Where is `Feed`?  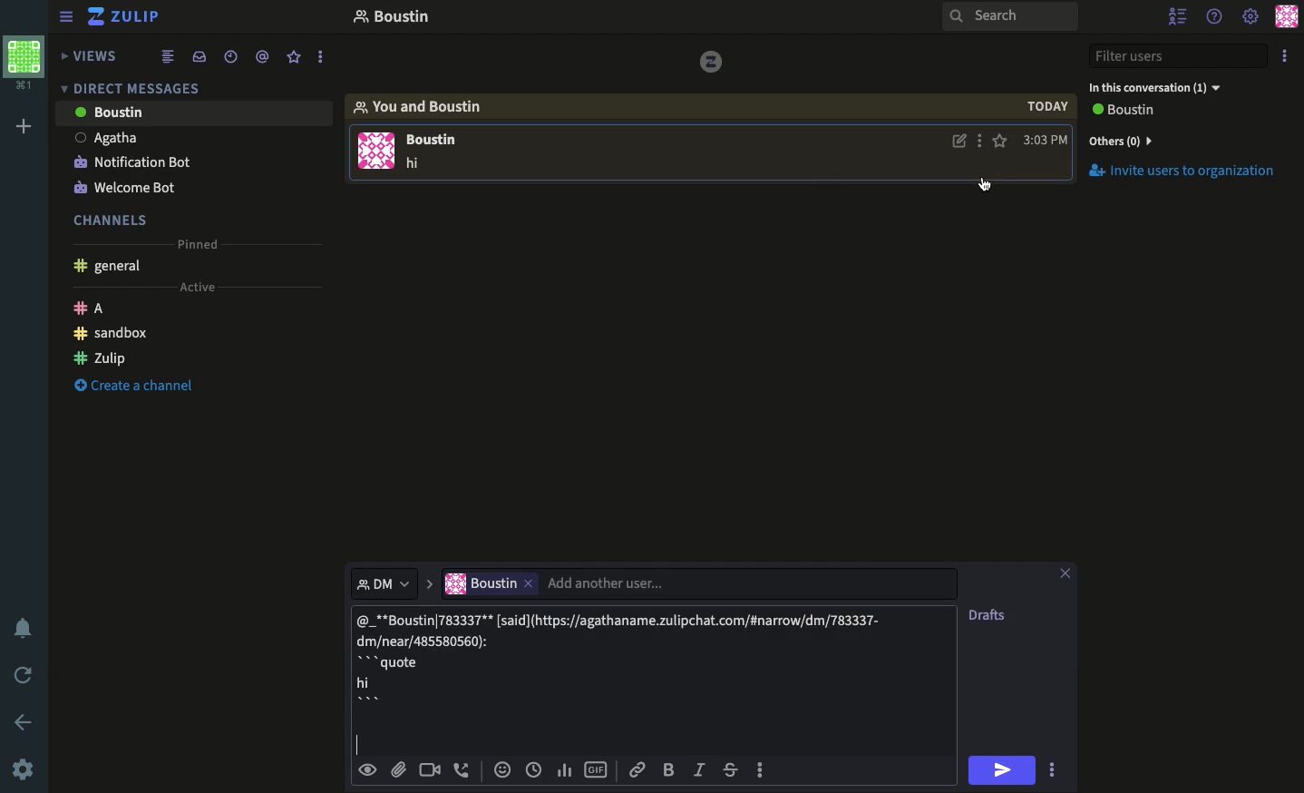 Feed is located at coordinates (170, 57).